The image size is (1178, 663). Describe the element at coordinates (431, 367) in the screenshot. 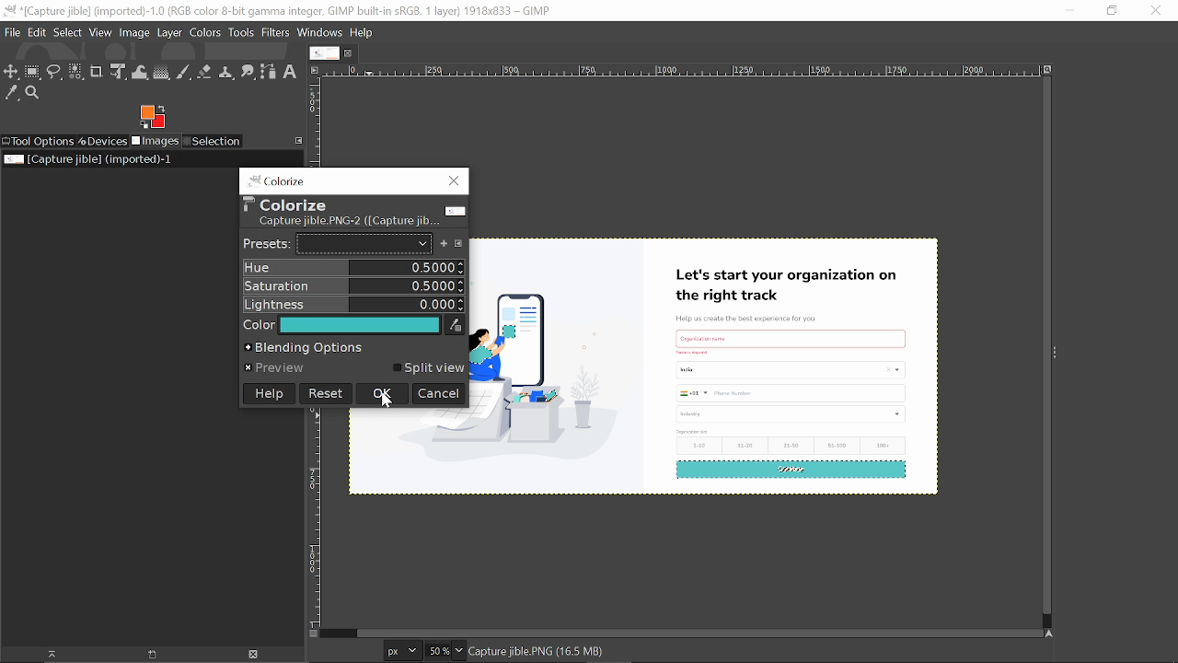

I see `split view` at that location.